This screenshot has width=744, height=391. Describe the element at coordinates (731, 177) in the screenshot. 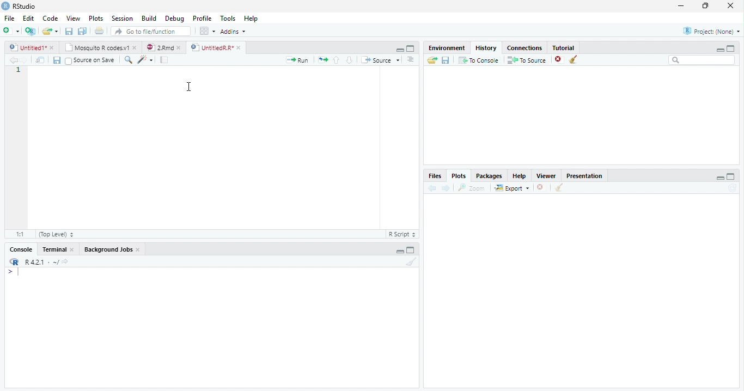

I see `Maximize` at that location.